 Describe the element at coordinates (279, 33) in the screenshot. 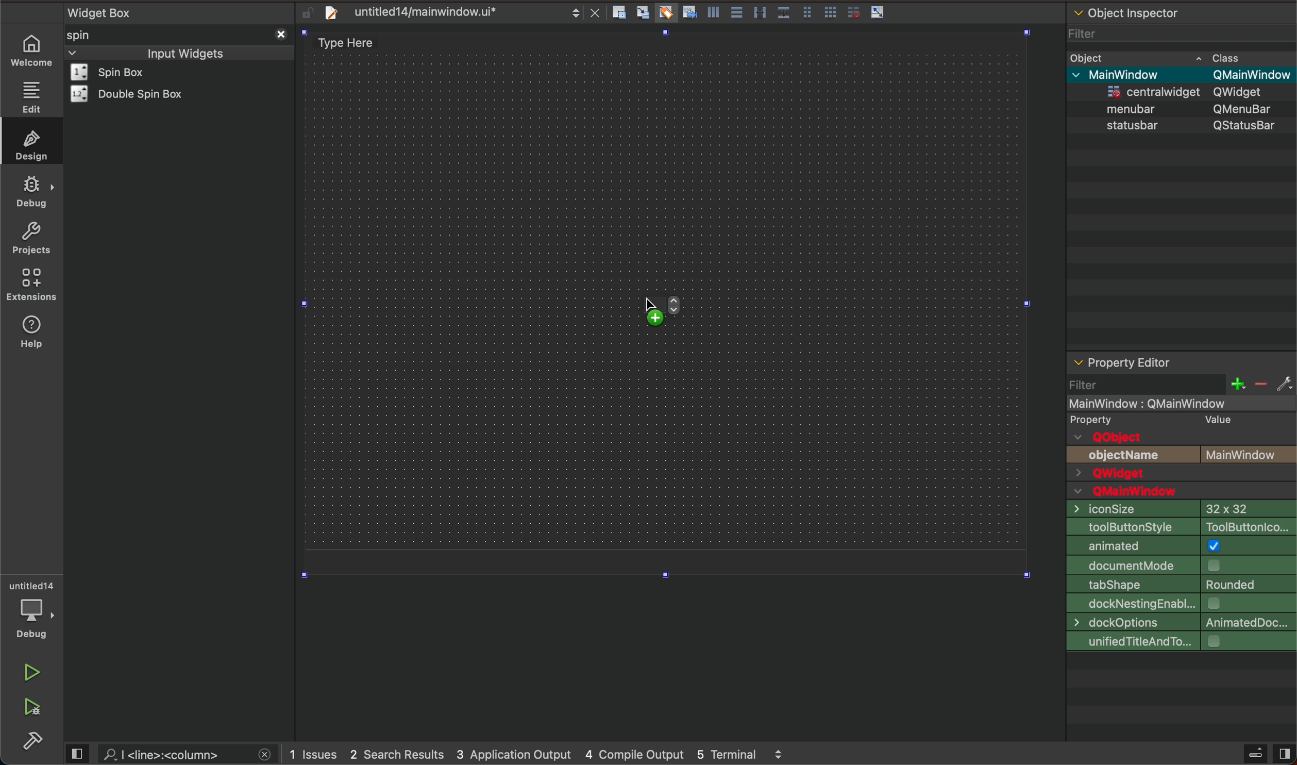

I see `close` at that location.